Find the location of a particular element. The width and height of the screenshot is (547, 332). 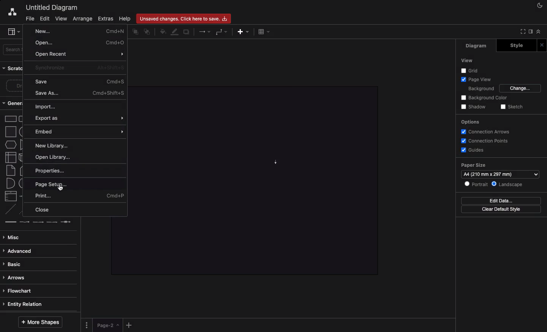

Scratchpad is located at coordinates (13, 68).